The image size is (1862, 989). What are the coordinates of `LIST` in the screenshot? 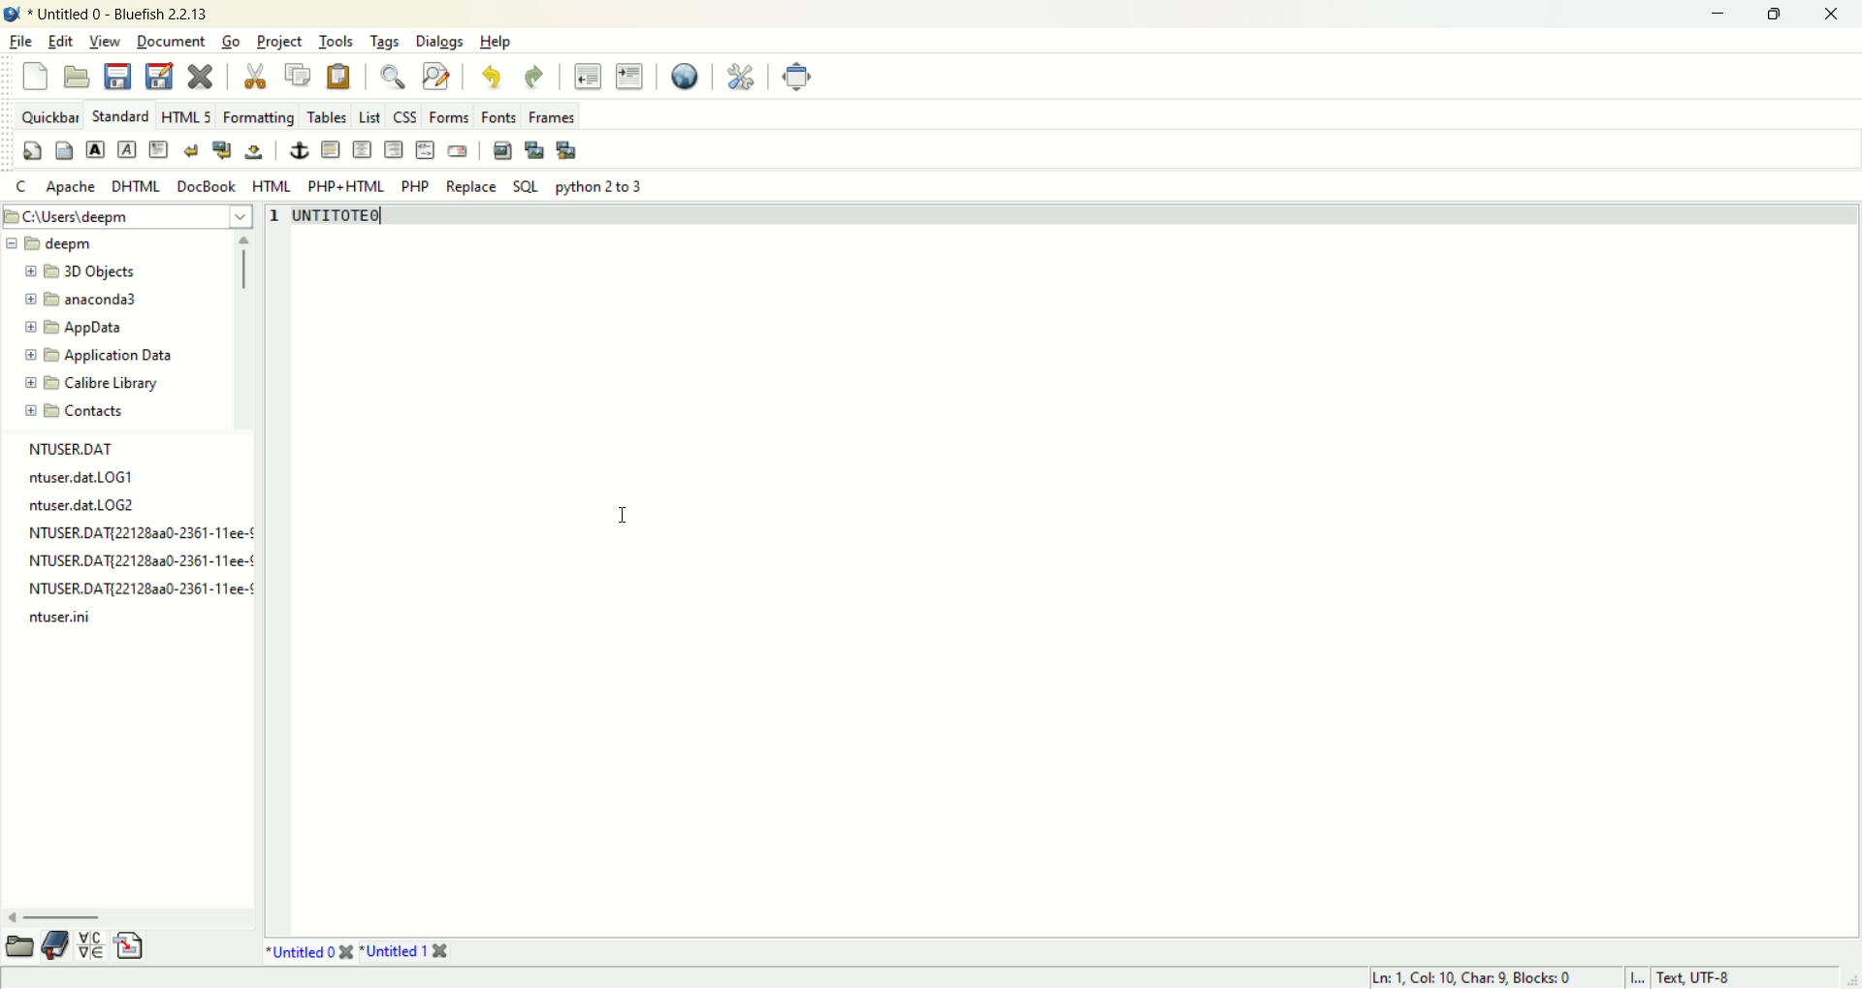 It's located at (369, 117).